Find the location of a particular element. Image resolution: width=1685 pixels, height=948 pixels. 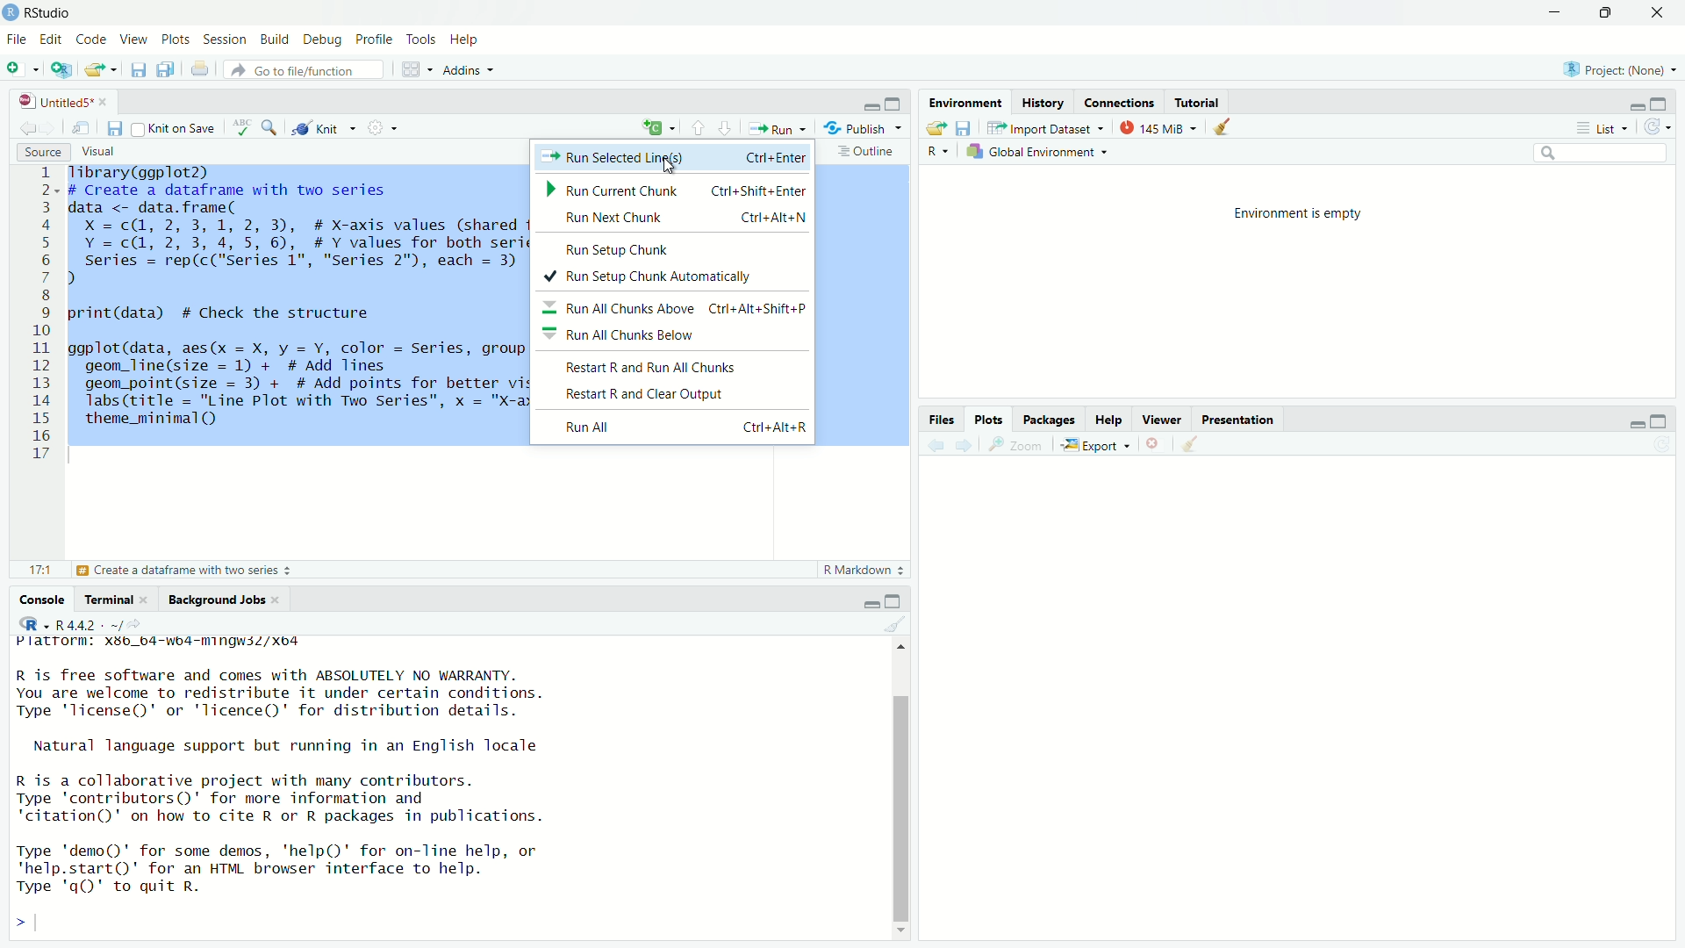

Tools is located at coordinates (425, 42).